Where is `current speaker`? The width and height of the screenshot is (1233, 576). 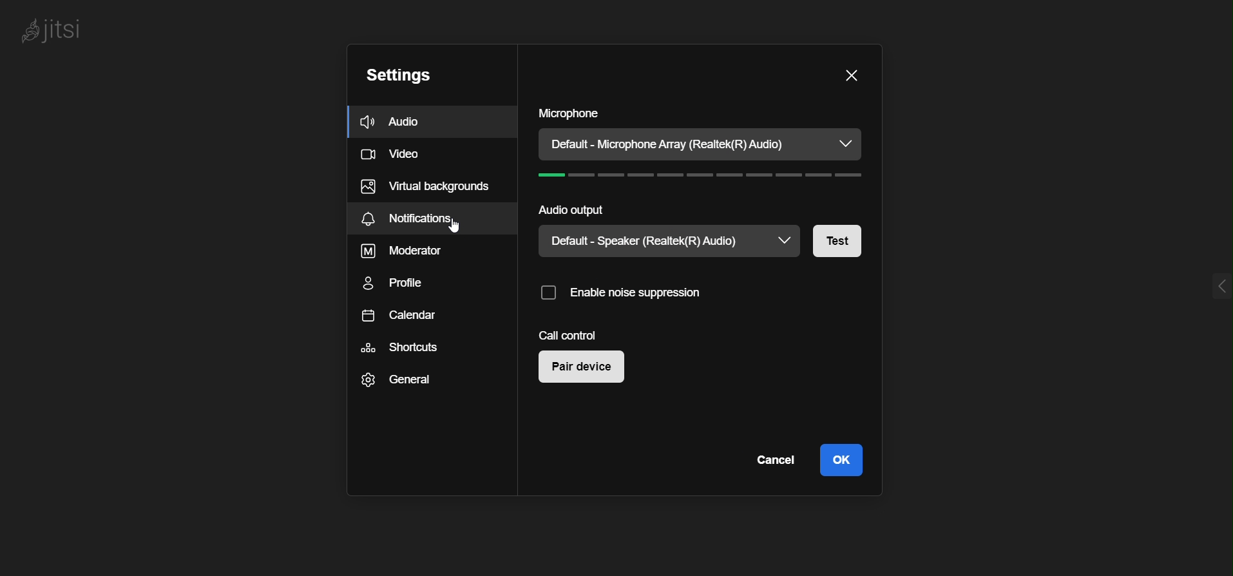
current speaker is located at coordinates (653, 241).